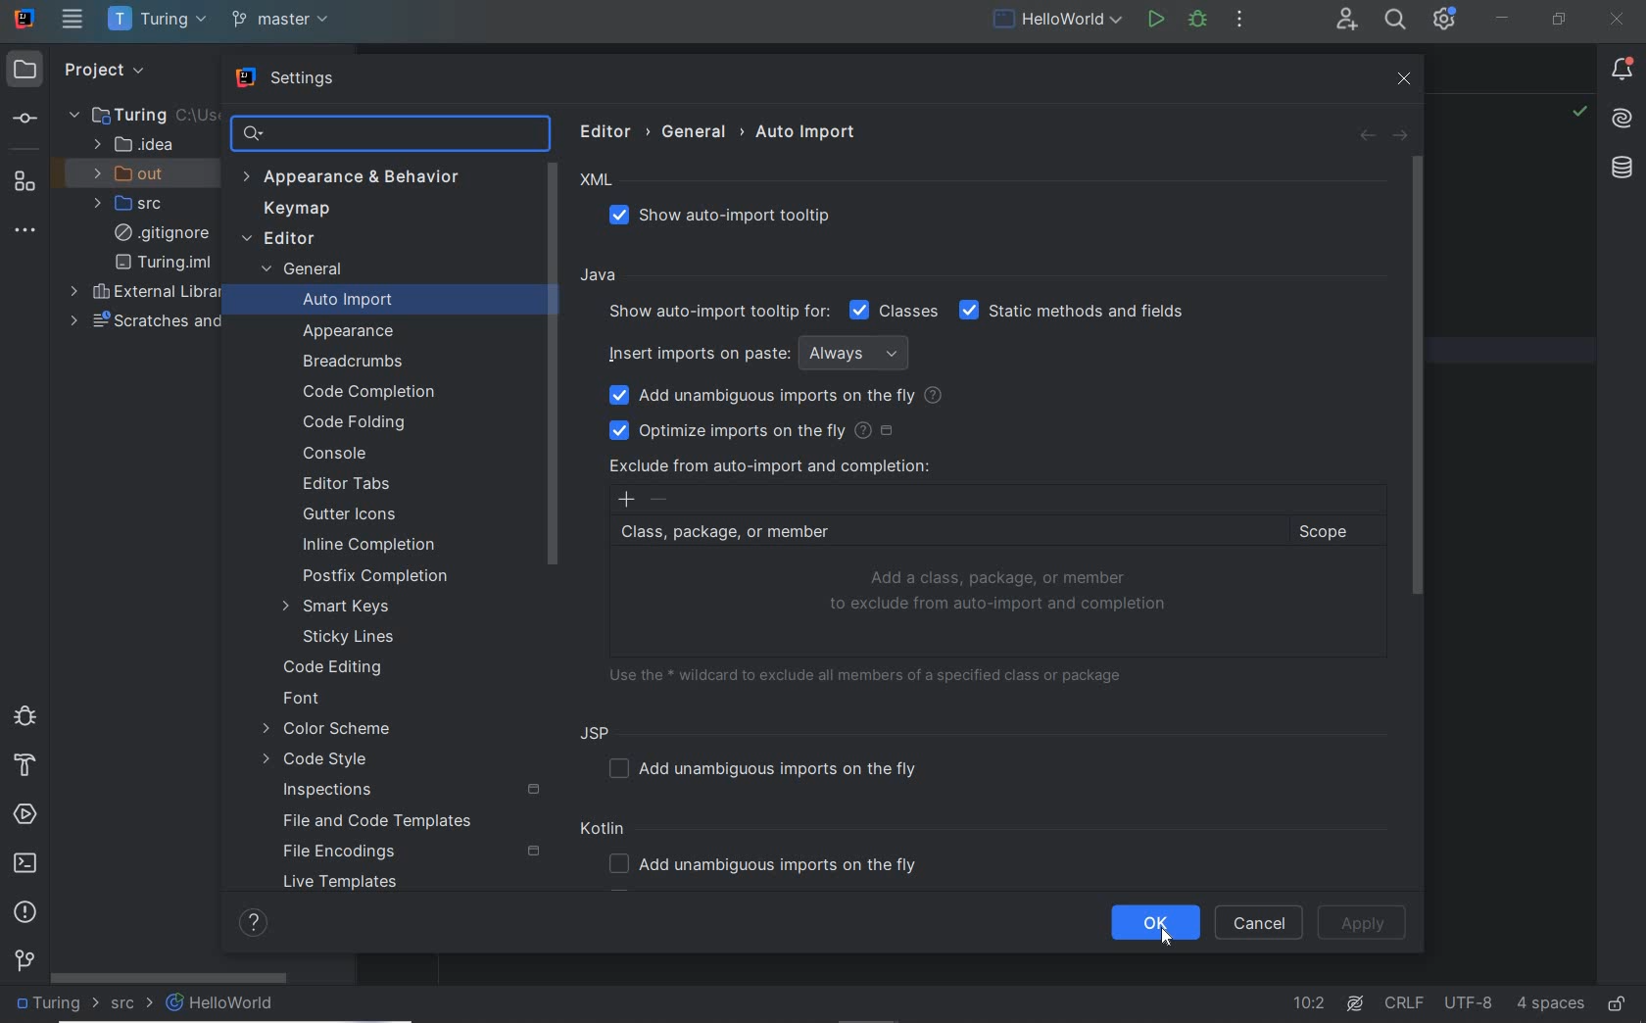 This screenshot has height=1023, width=1646. What do you see at coordinates (334, 453) in the screenshot?
I see `CONSOLE` at bounding box center [334, 453].